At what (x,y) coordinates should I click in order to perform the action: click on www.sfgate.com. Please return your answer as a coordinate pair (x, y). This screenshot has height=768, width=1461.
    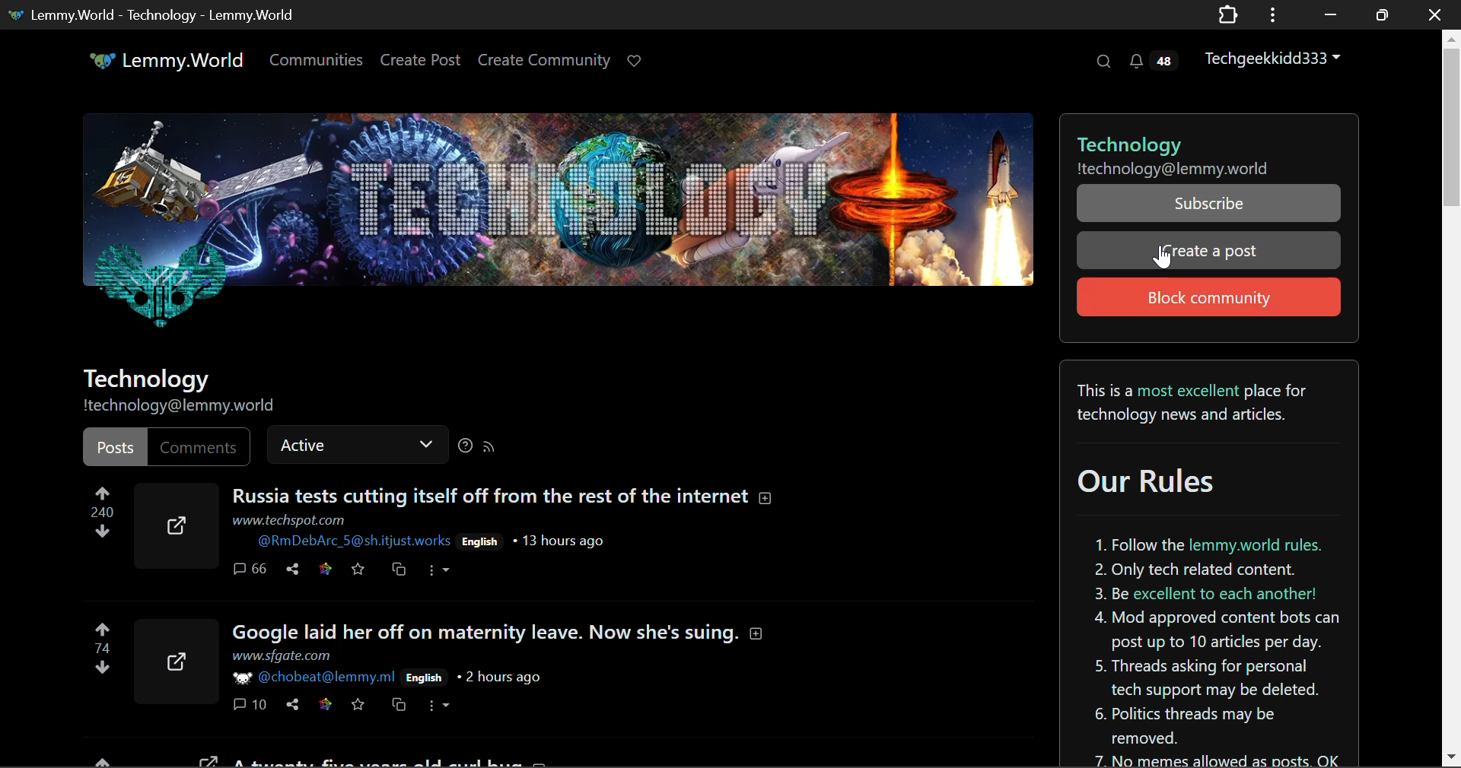
    Looking at the image, I should click on (282, 655).